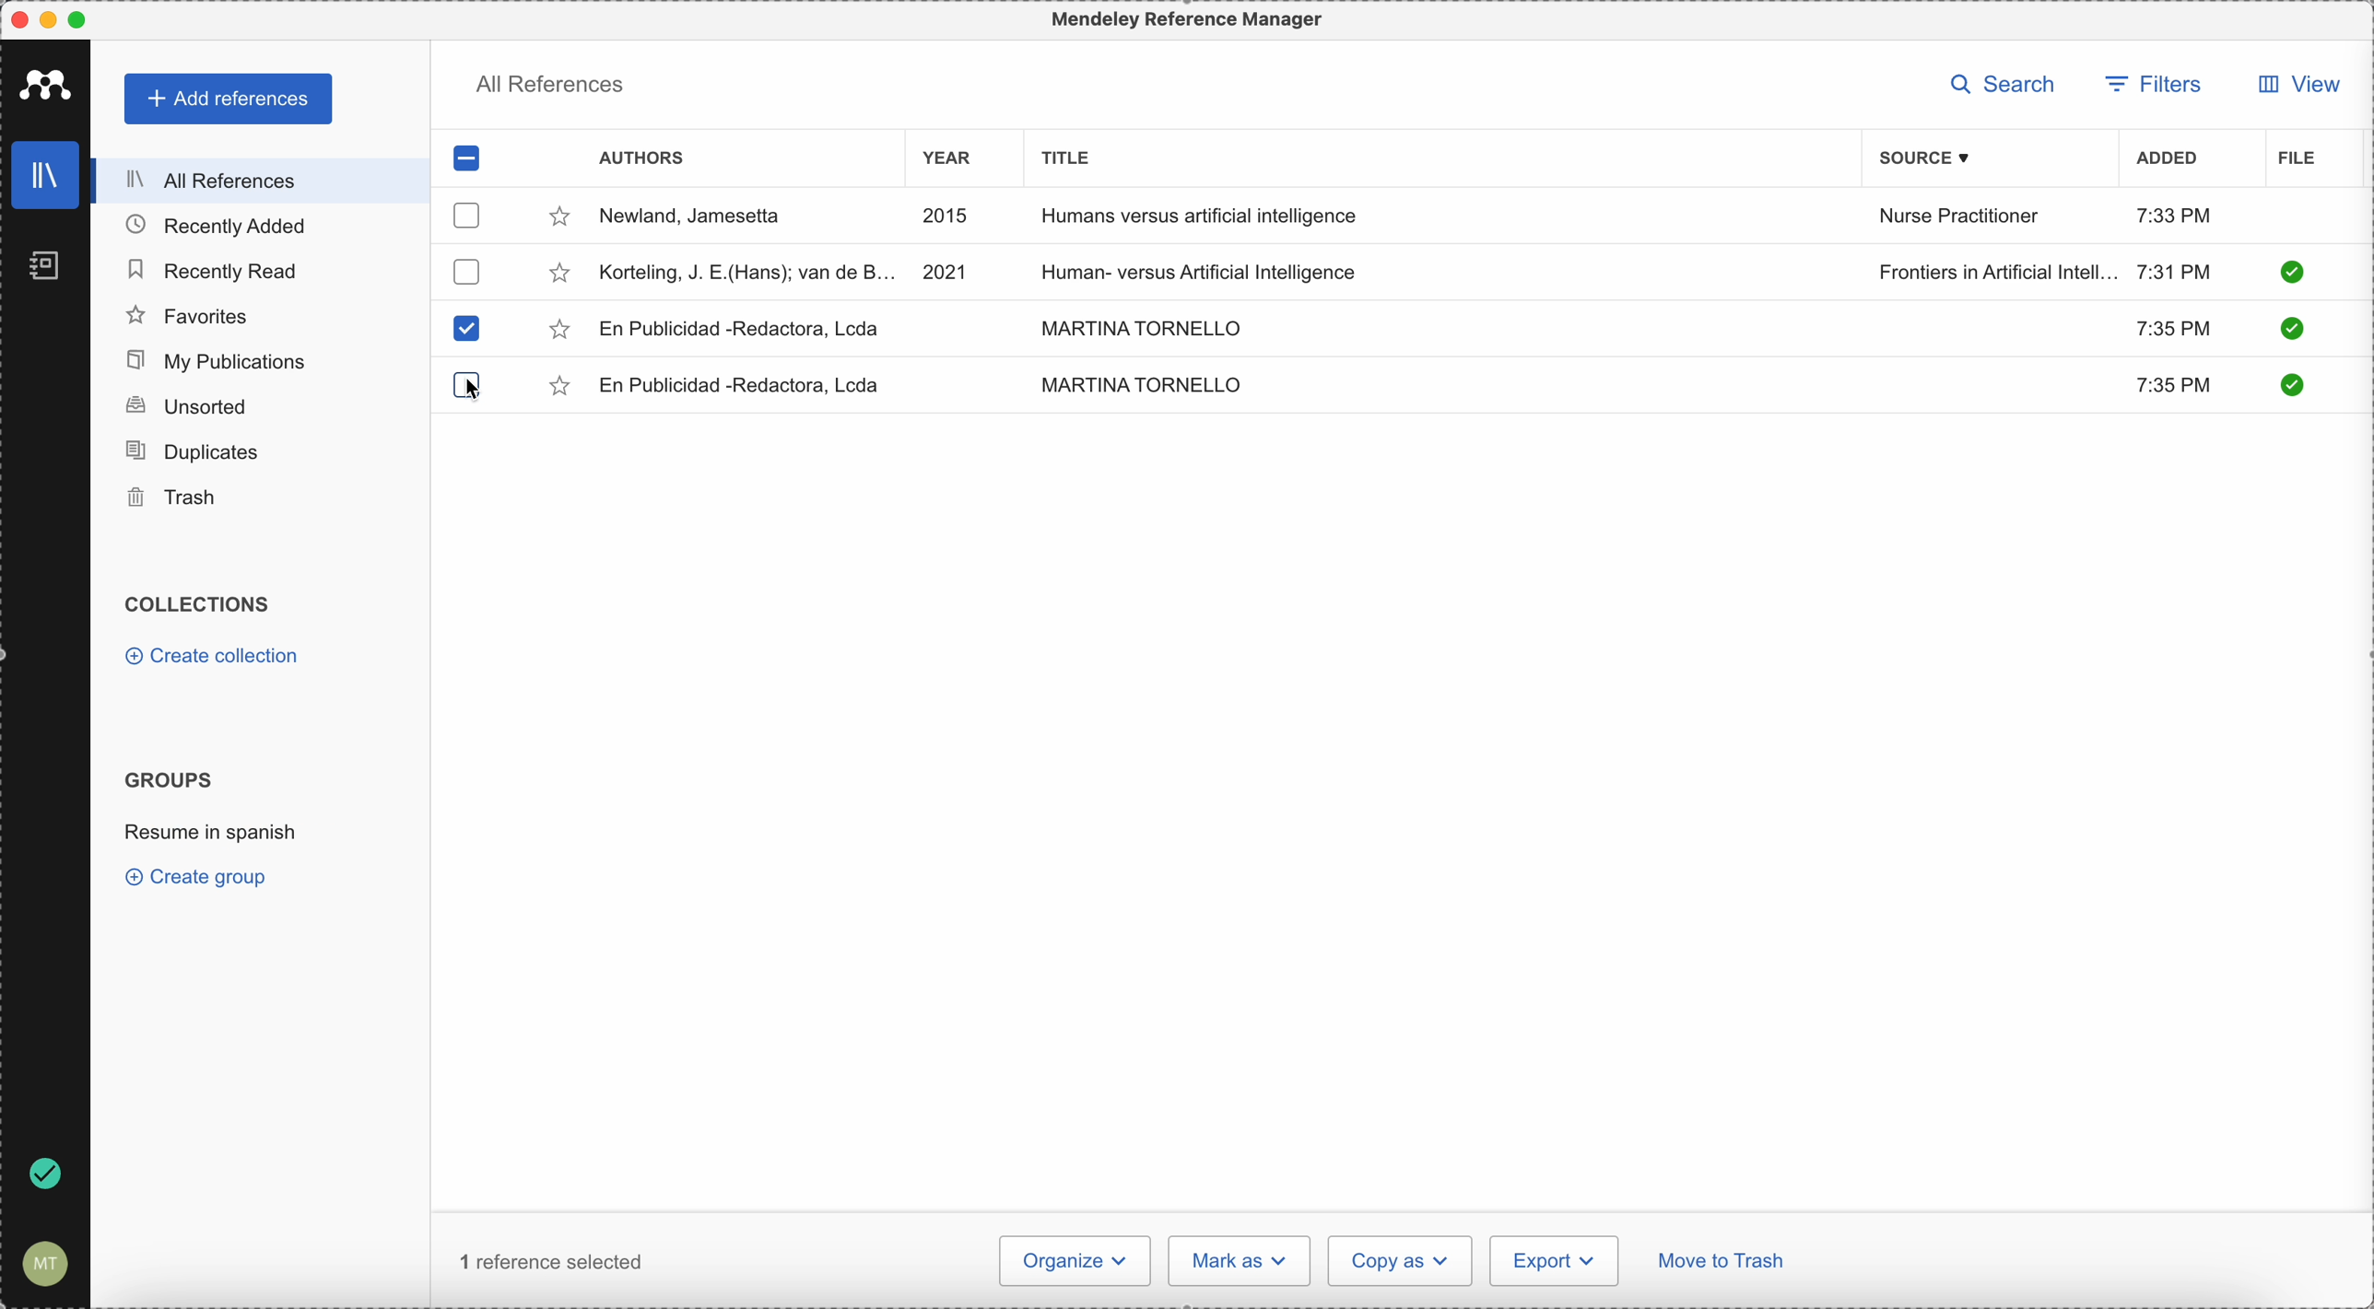  I want to click on check it, so click(2289, 384).